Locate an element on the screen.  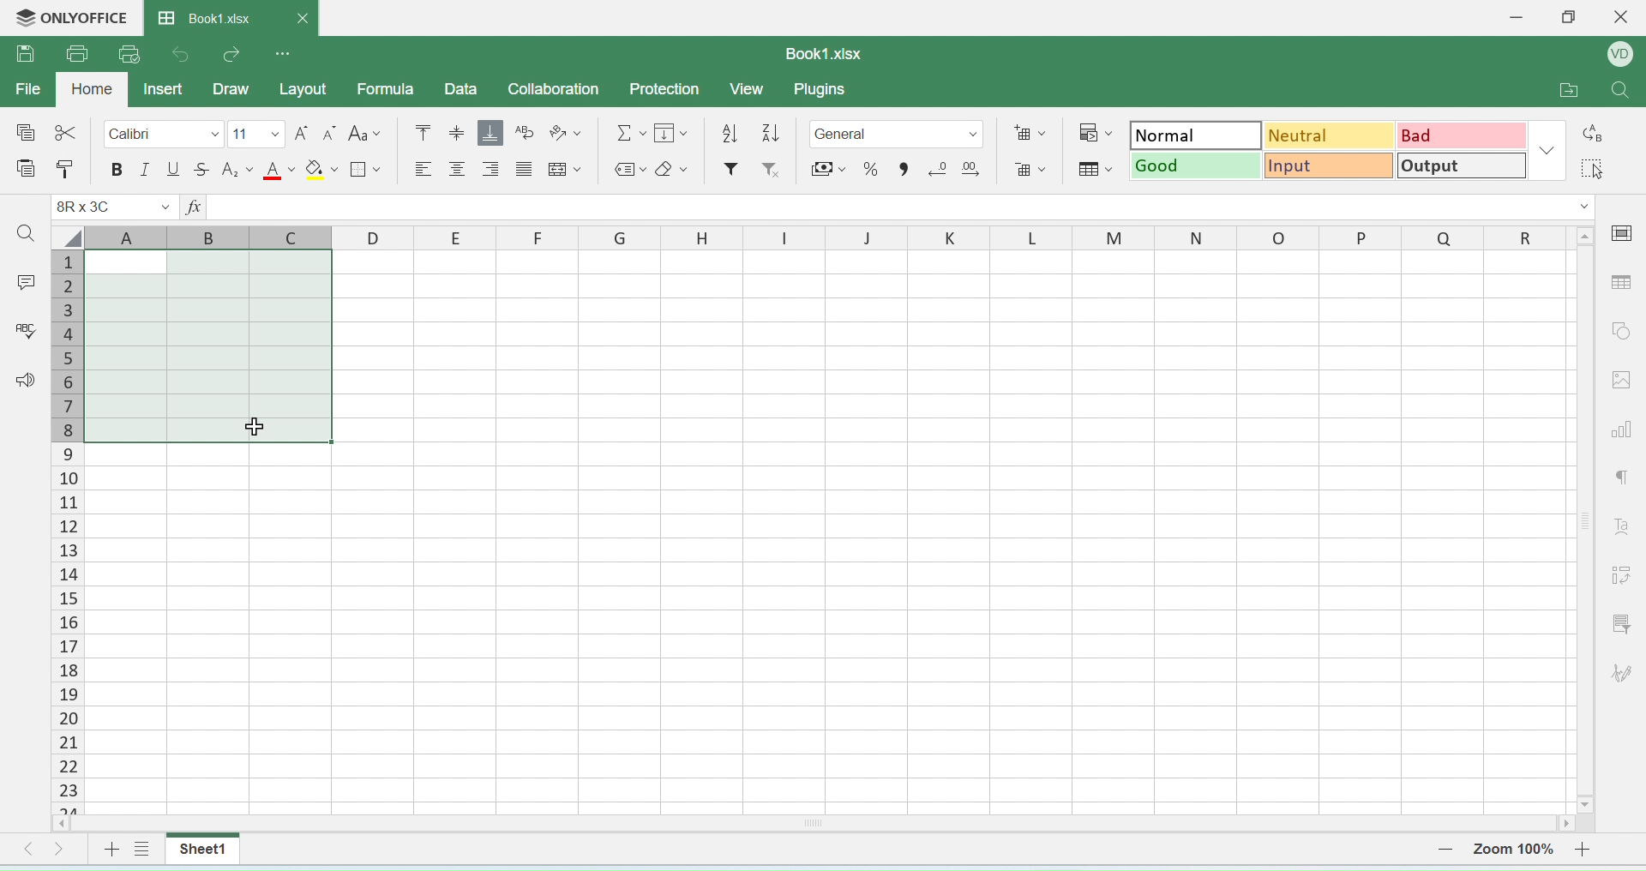
inser is located at coordinates (165, 87).